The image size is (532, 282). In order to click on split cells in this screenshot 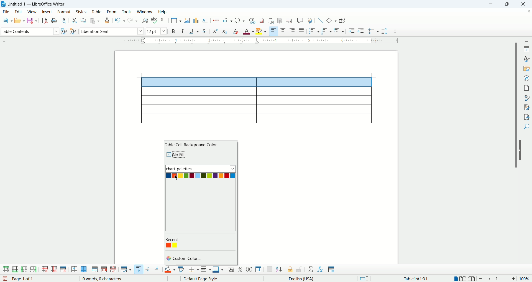, I will do `click(103, 270)`.